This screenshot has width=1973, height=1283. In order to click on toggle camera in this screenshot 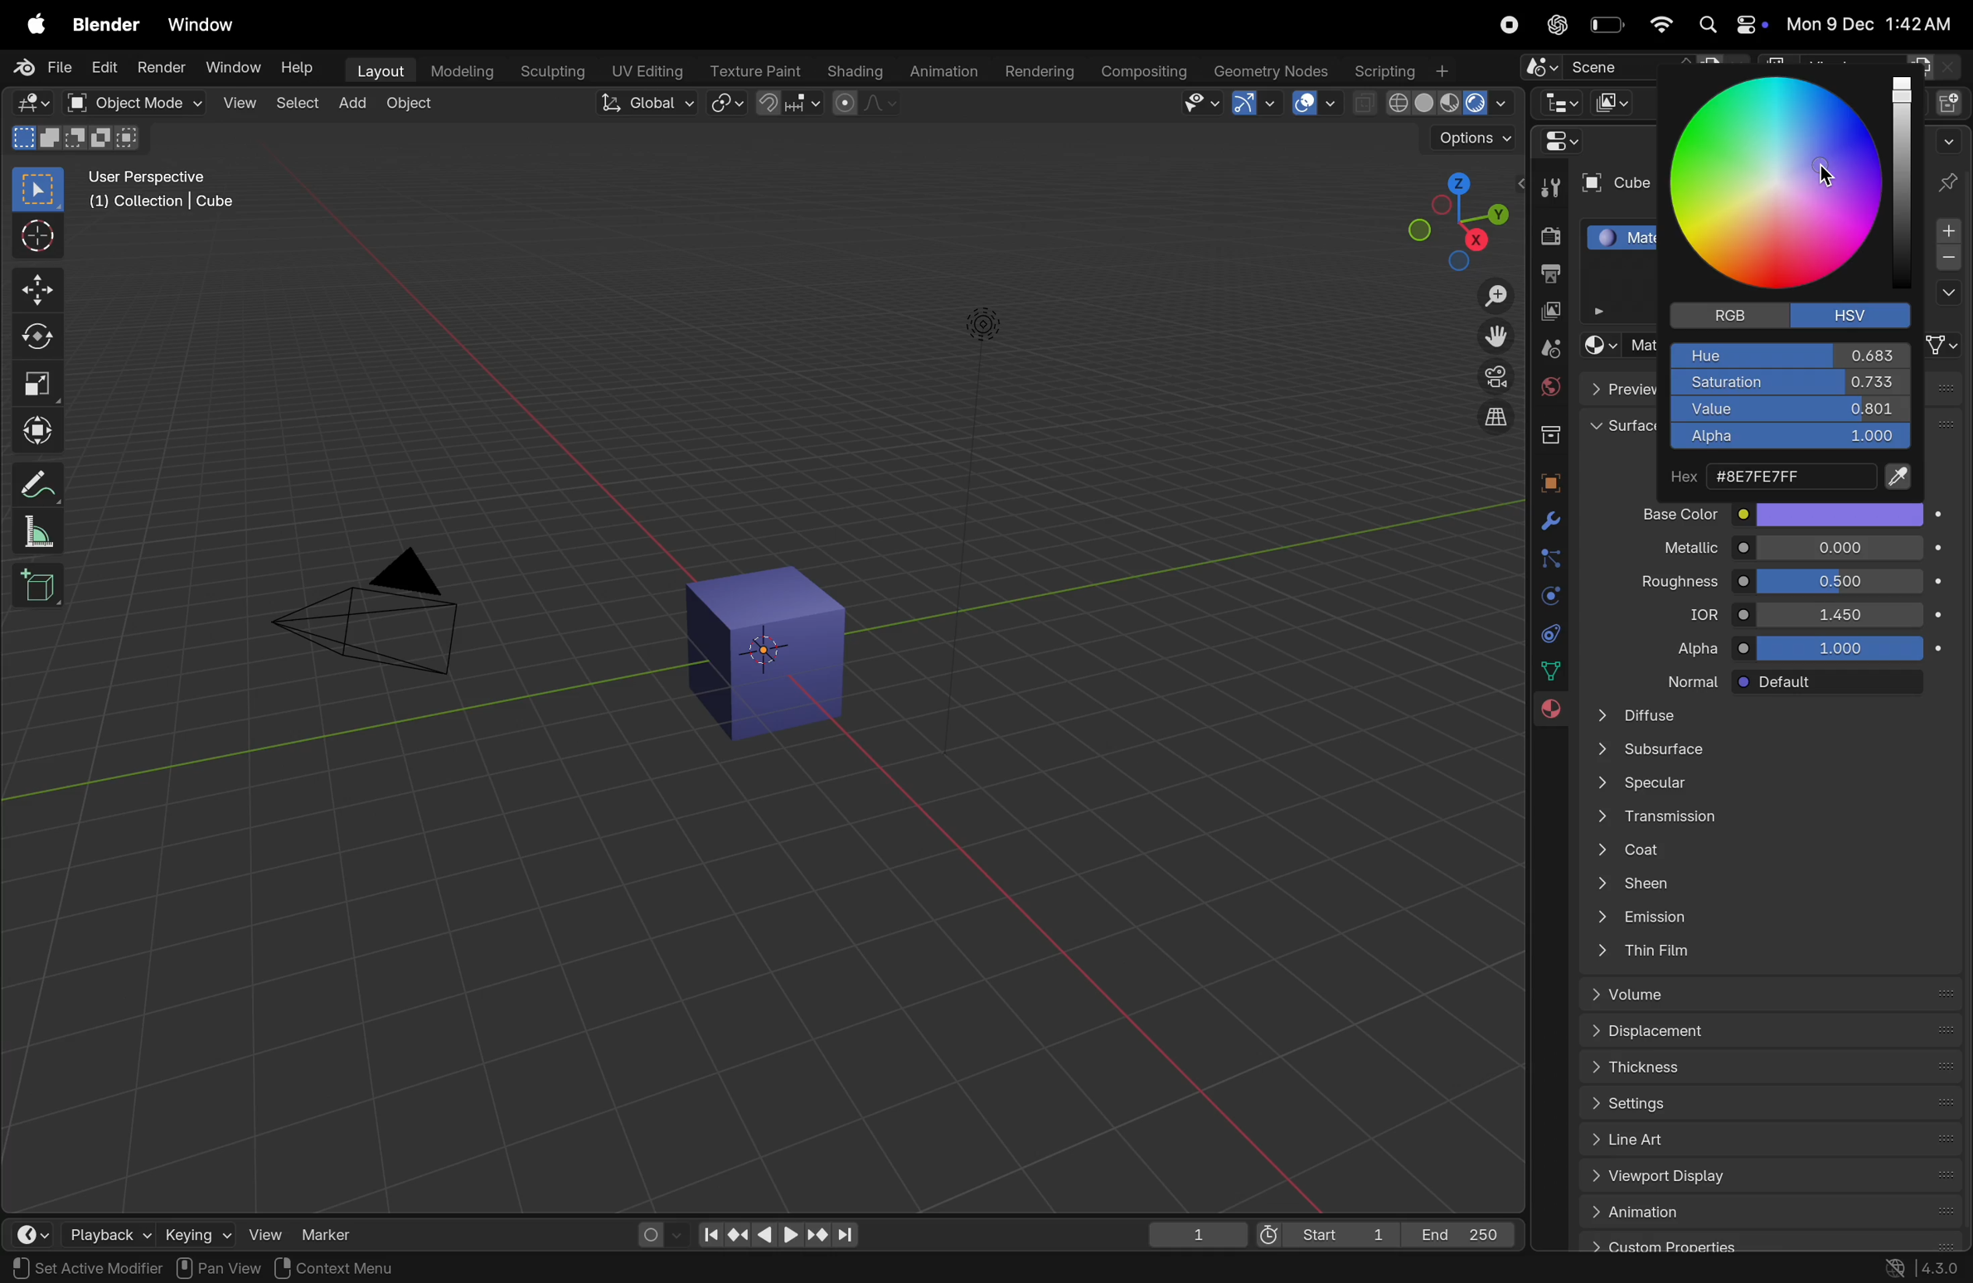, I will do `click(1492, 376)`.